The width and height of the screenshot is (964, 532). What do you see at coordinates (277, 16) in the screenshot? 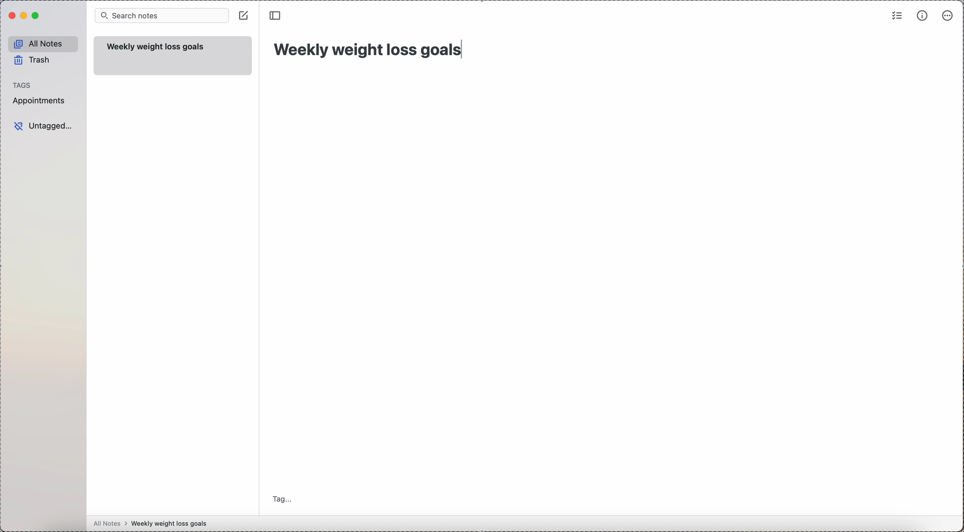
I see `toggle side bar` at bounding box center [277, 16].